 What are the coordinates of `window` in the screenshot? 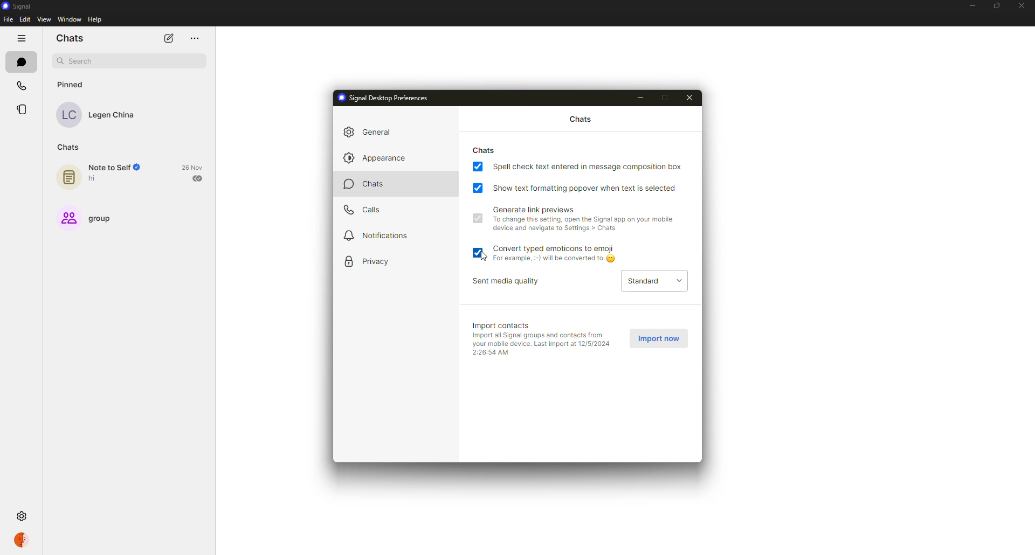 It's located at (70, 19).